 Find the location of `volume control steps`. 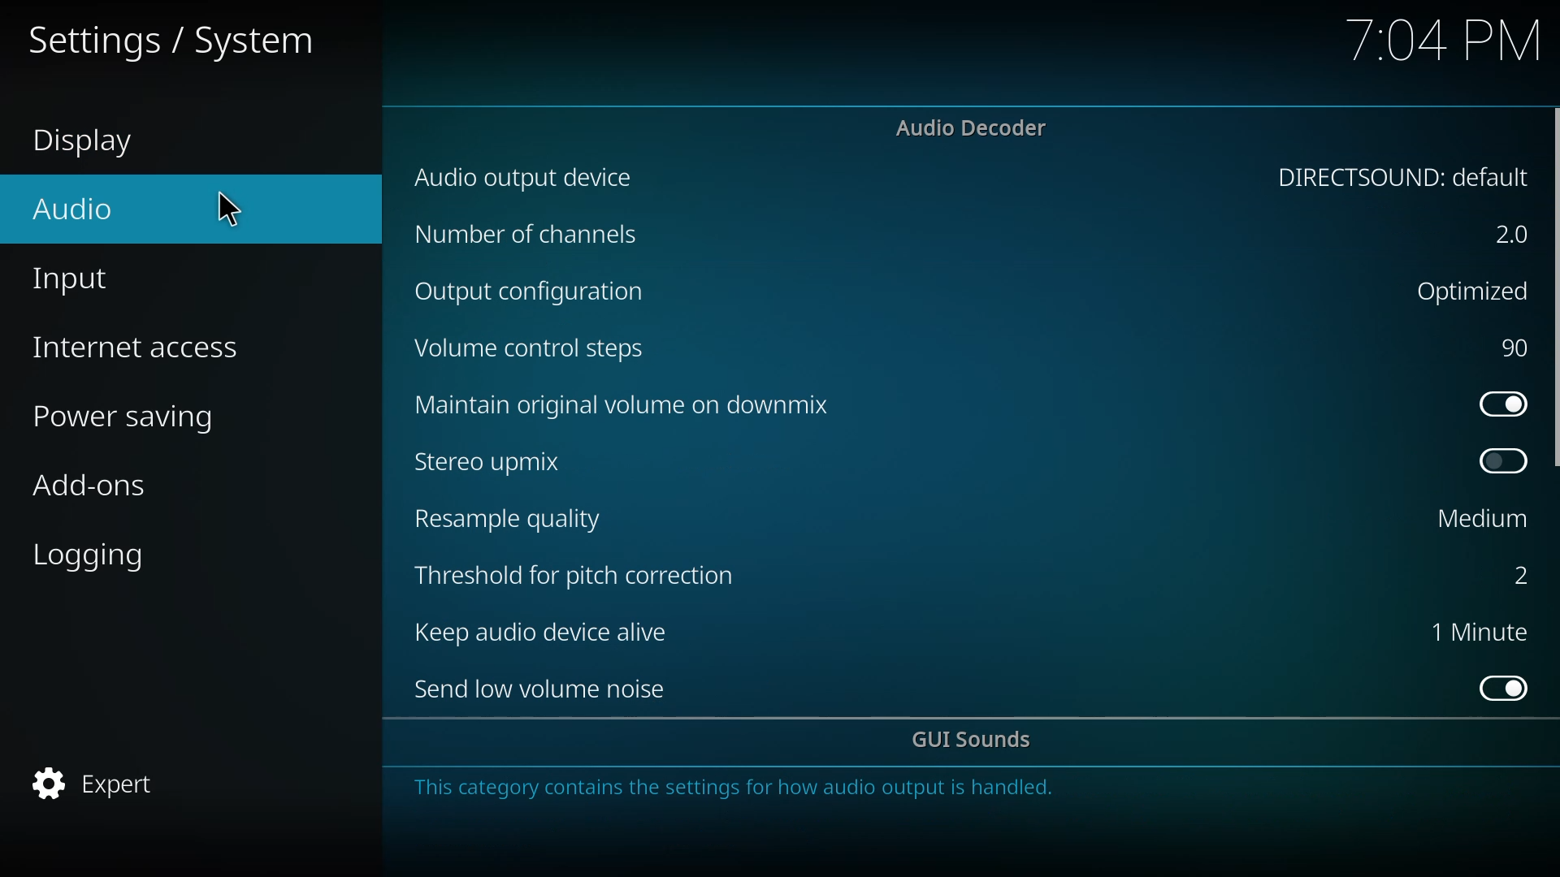

volume control steps is located at coordinates (532, 349).